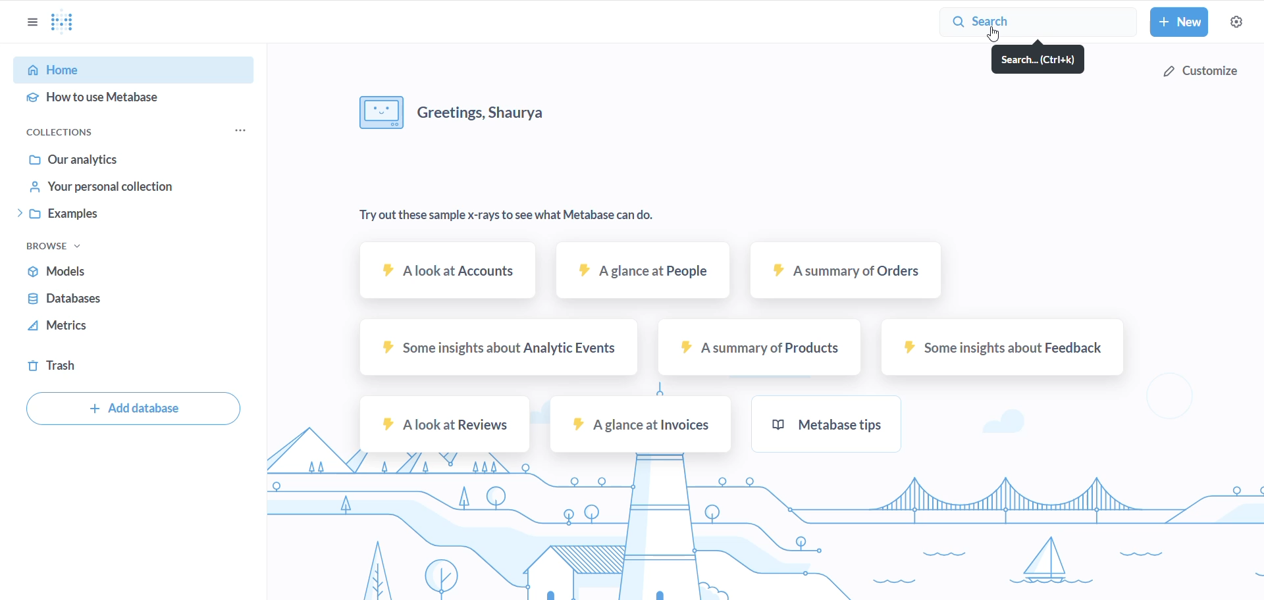 Image resolution: width=1264 pixels, height=600 pixels. I want to click on metabase tips, so click(828, 426).